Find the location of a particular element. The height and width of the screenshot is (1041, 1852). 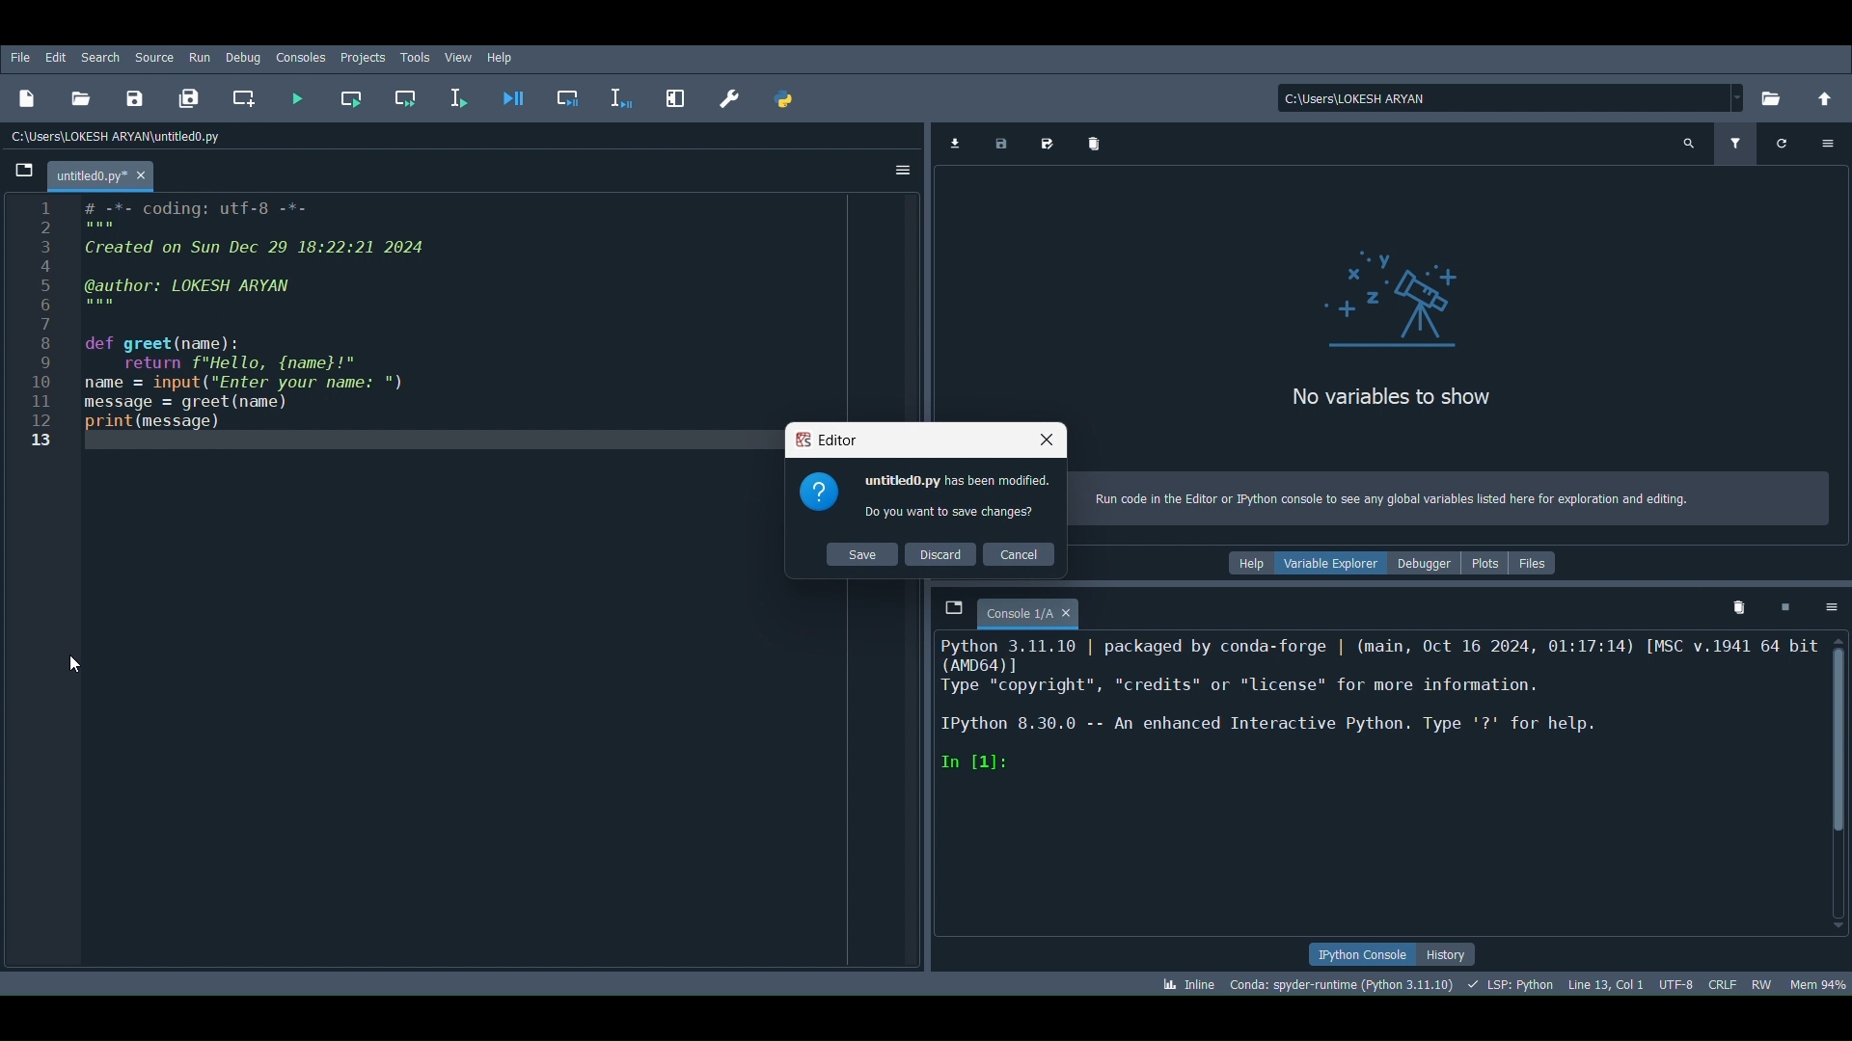

Options is located at coordinates (1829, 141).